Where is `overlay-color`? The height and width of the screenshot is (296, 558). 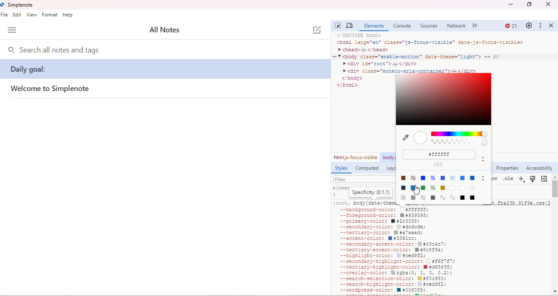
overlay-color is located at coordinates (393, 273).